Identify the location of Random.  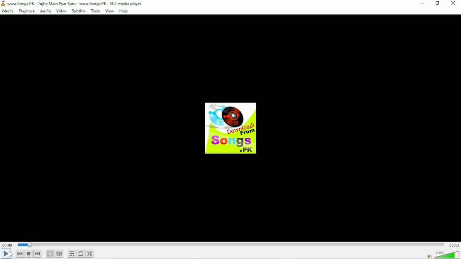
(90, 254).